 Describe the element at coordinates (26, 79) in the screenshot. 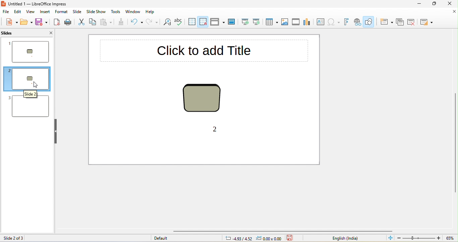

I see `select slide 2` at that location.